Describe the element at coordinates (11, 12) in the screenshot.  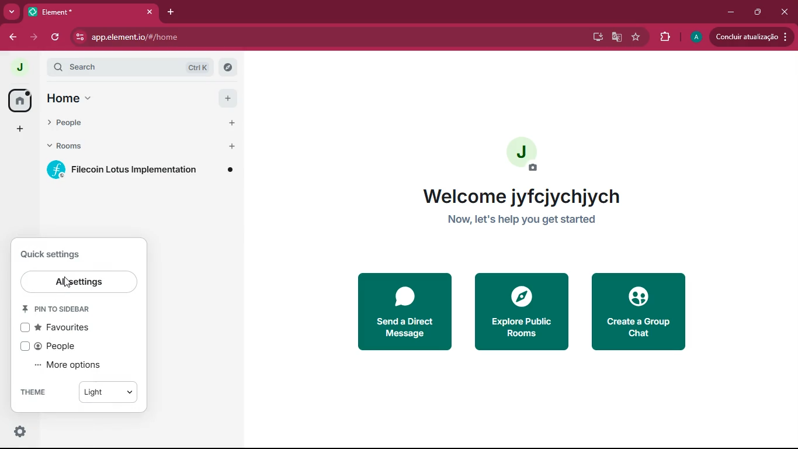
I see `more` at that location.